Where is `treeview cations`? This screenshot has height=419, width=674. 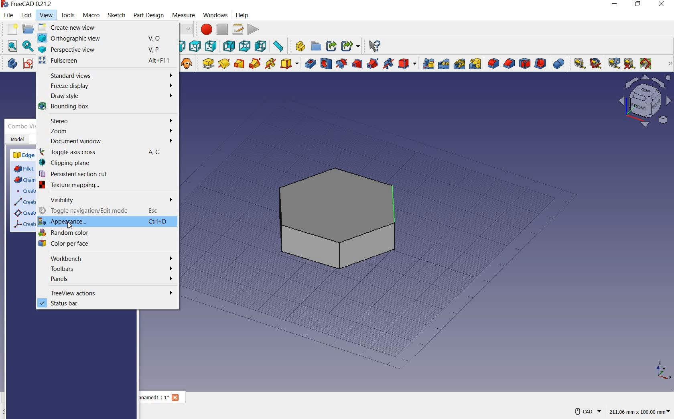
treeview cations is located at coordinates (107, 293).